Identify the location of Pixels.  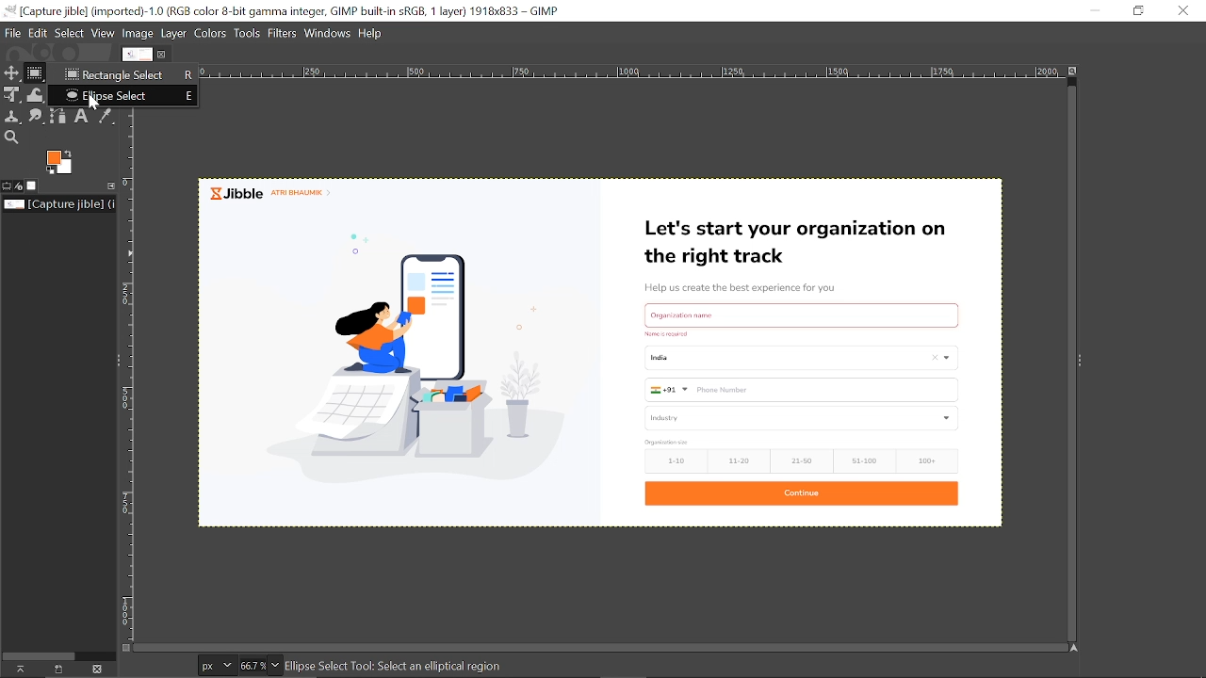
(214, 667).